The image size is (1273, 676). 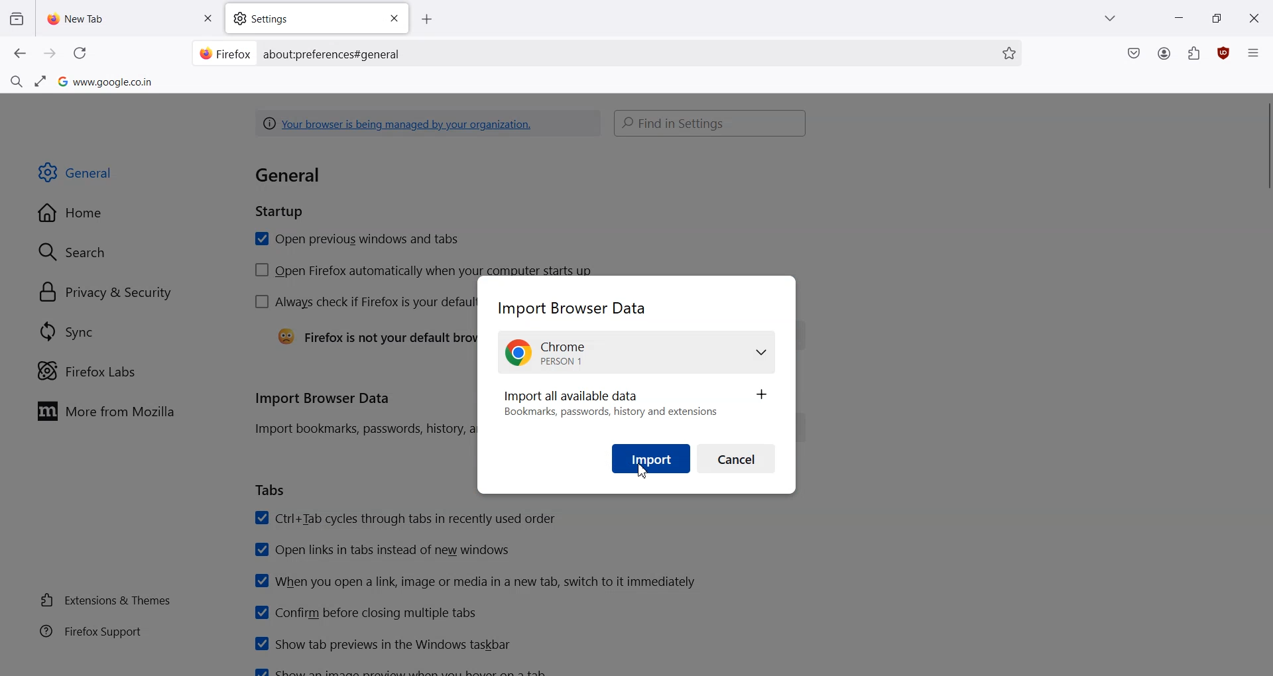 What do you see at coordinates (16, 80) in the screenshot?
I see `Find` at bounding box center [16, 80].